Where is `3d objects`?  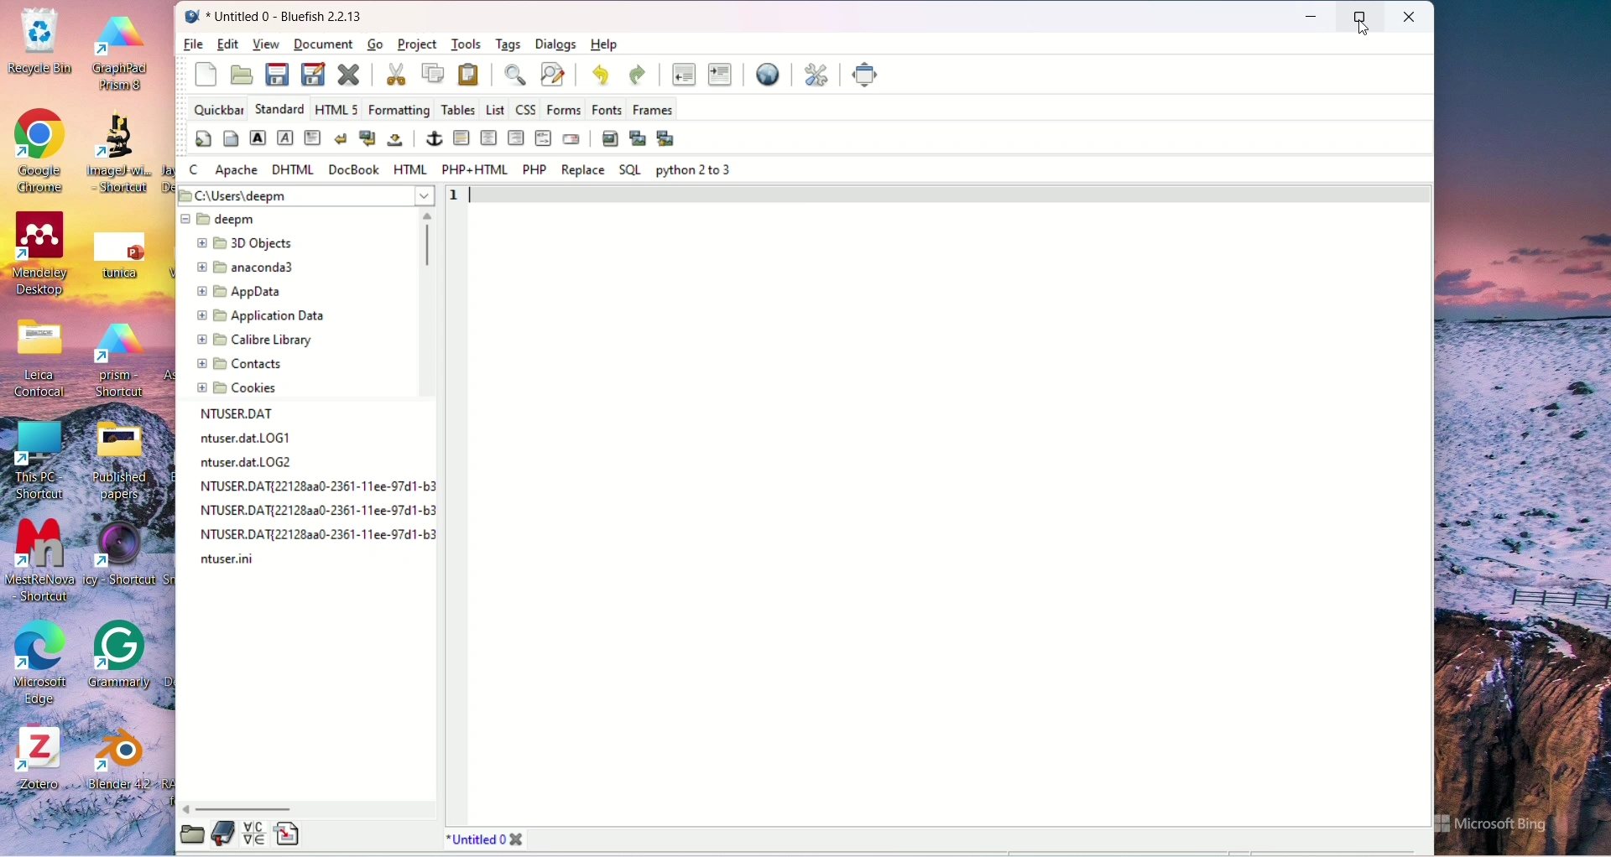
3d objects is located at coordinates (245, 243).